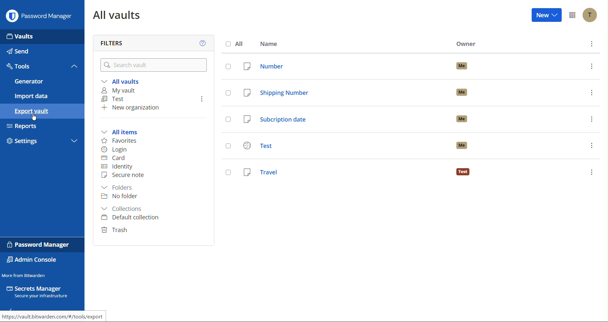  Describe the element at coordinates (235, 42) in the screenshot. I see `All` at that location.